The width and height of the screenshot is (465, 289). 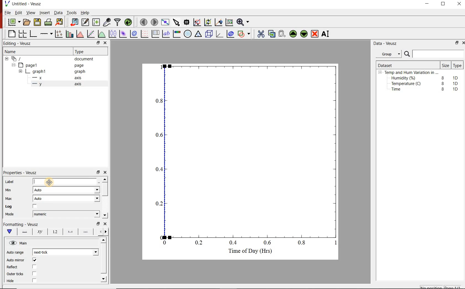 What do you see at coordinates (135, 34) in the screenshot?
I see `plot a 2d dataset as contours` at bounding box center [135, 34].